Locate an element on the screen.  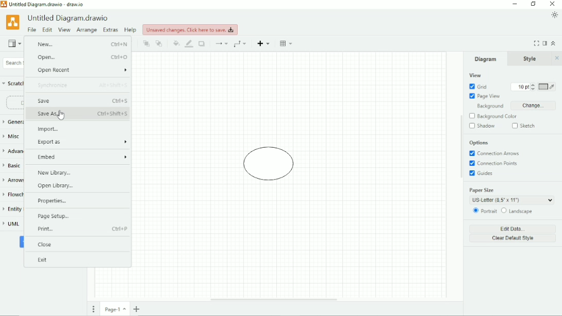
Restore down is located at coordinates (533, 4).